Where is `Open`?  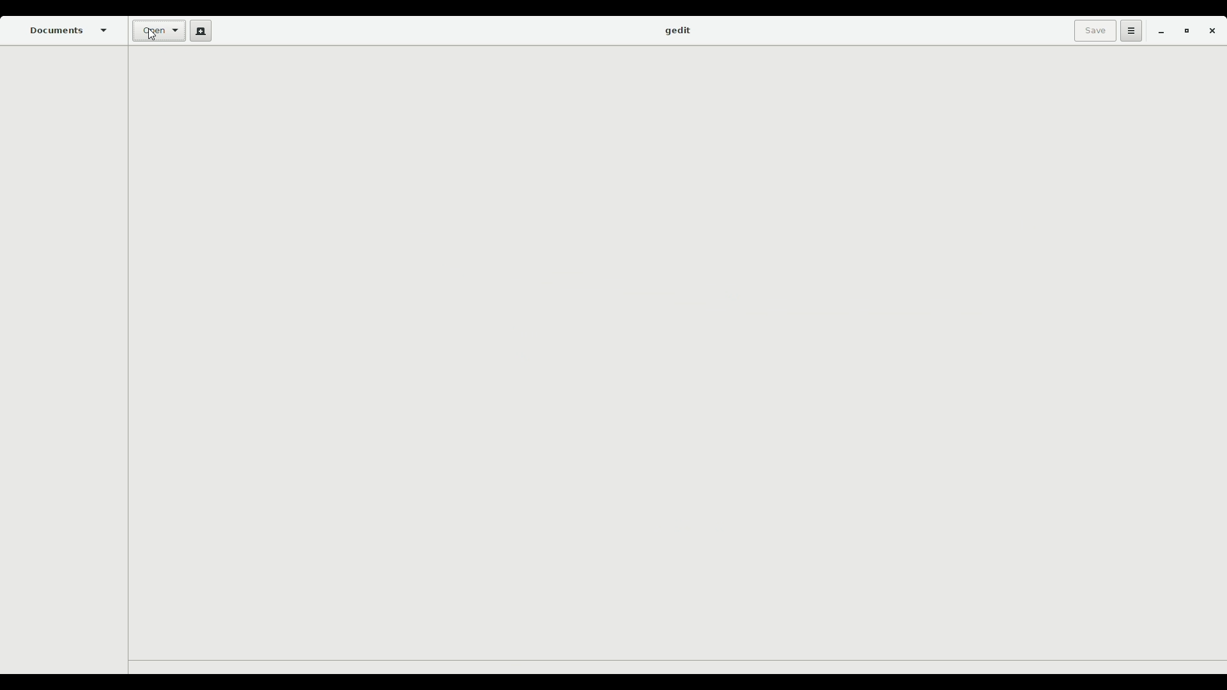
Open is located at coordinates (157, 32).